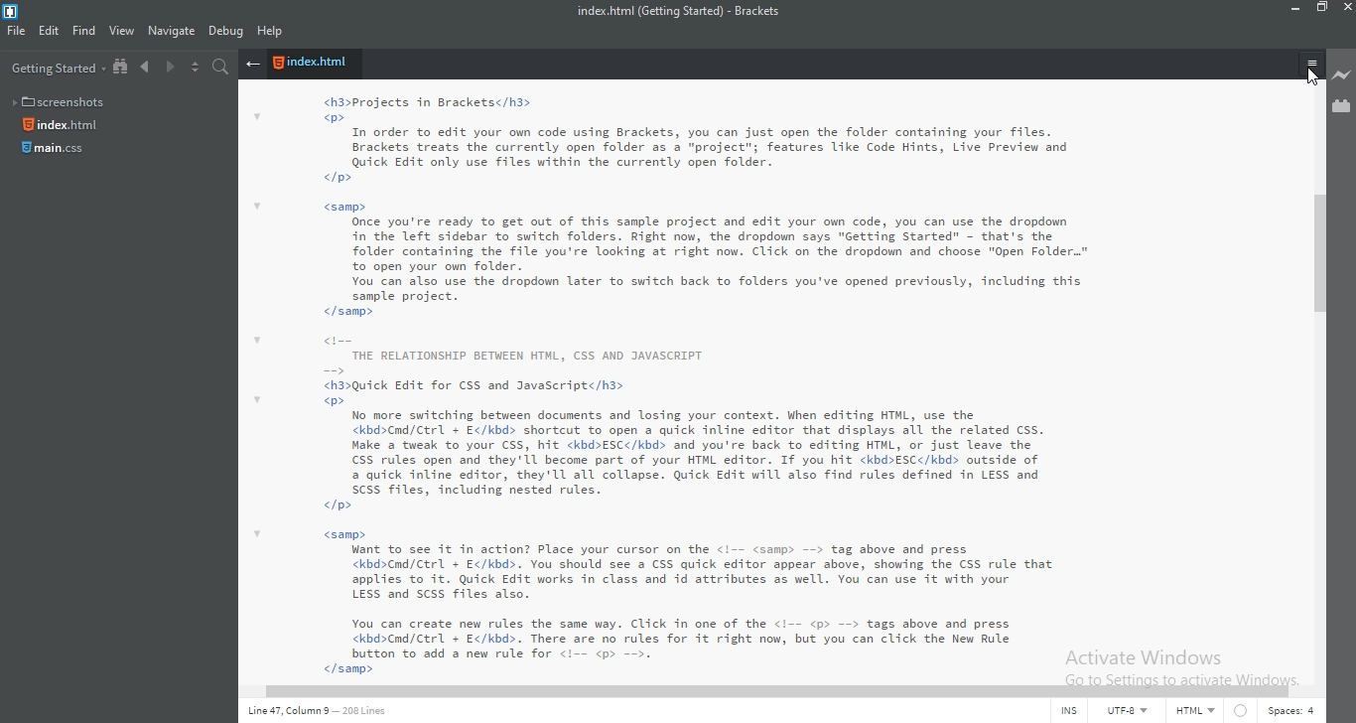 The width and height of the screenshot is (1356, 723). What do you see at coordinates (761, 688) in the screenshot?
I see `scroll bar` at bounding box center [761, 688].